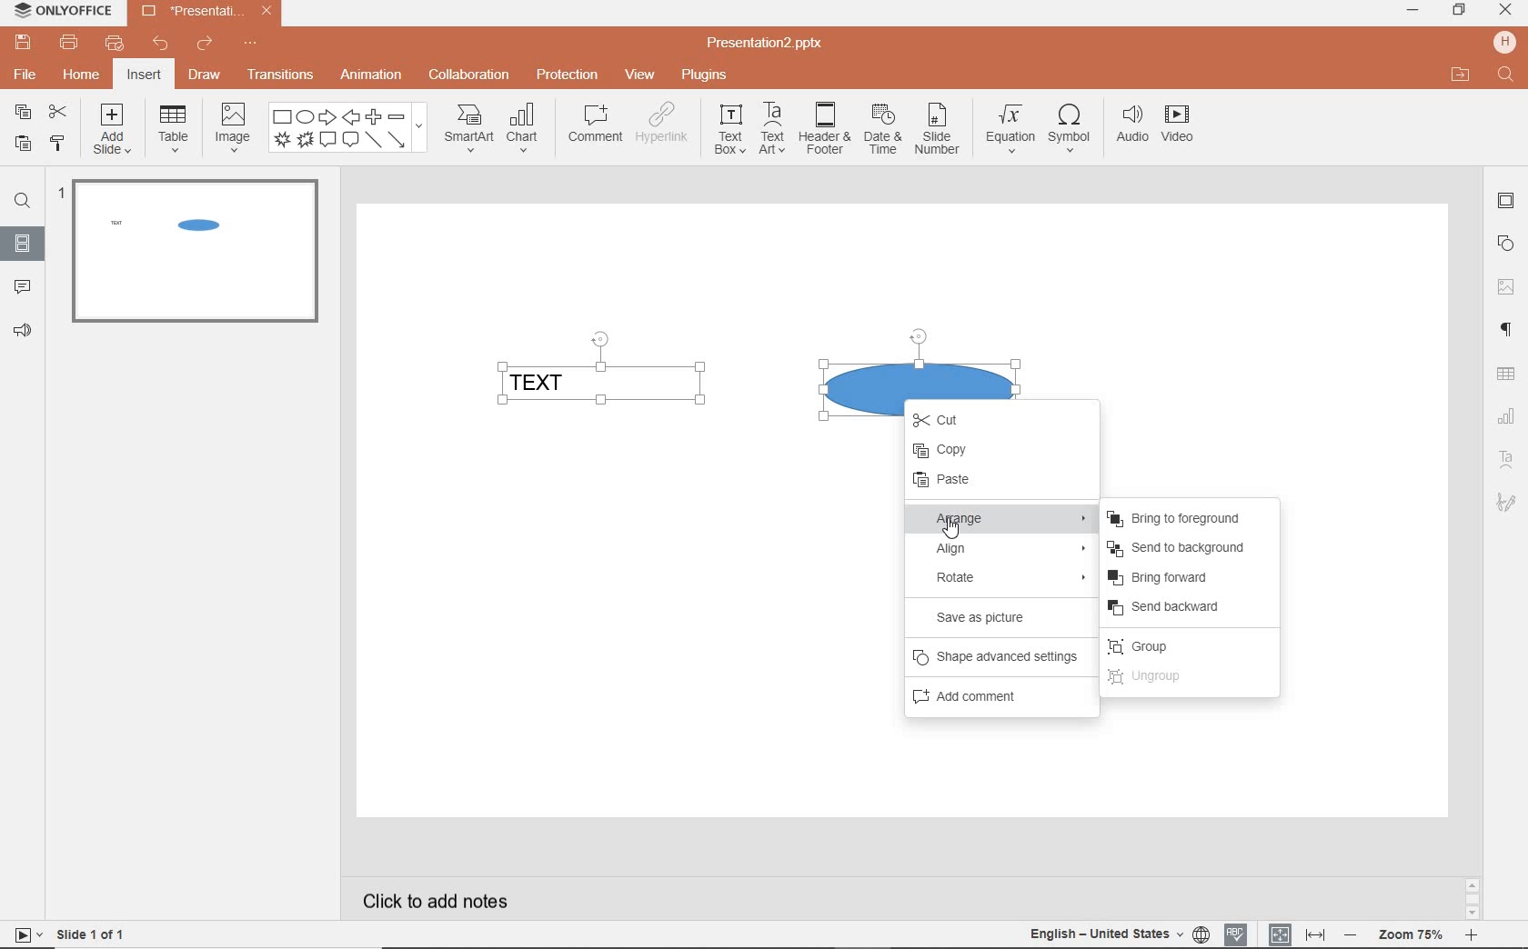 This screenshot has width=1528, height=949. Describe the element at coordinates (992, 480) in the screenshot. I see `PASTE` at that location.